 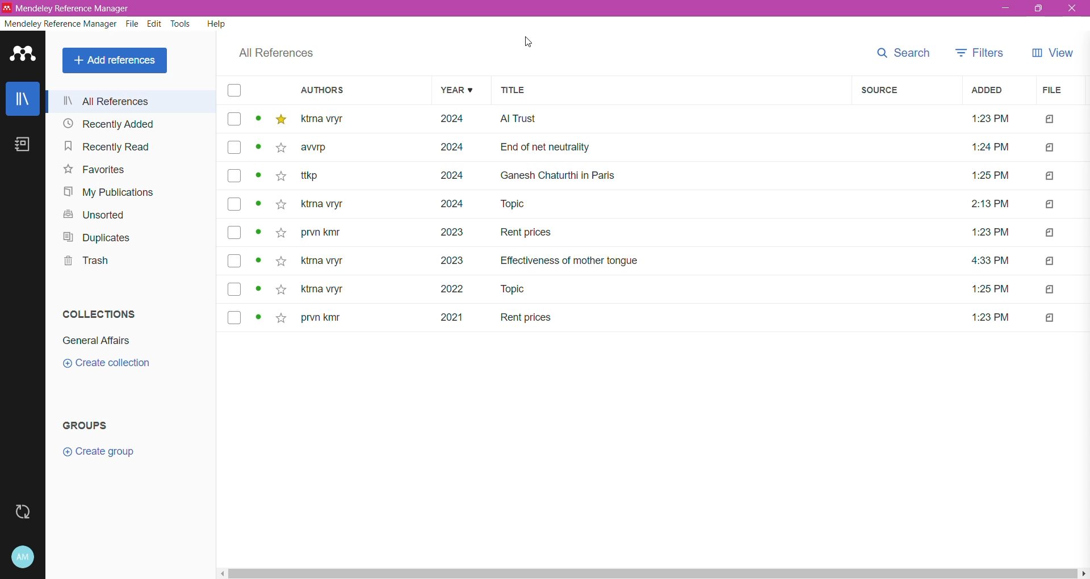 What do you see at coordinates (514, 90) in the screenshot?
I see `title` at bounding box center [514, 90].